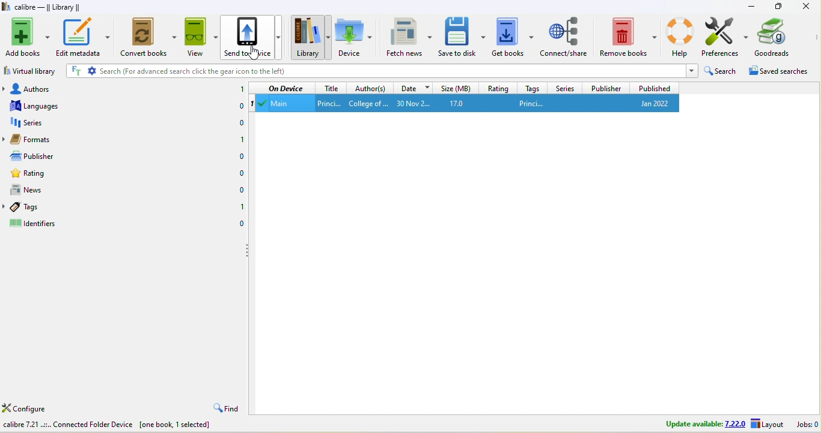  Describe the element at coordinates (200, 39) in the screenshot. I see `view` at that location.